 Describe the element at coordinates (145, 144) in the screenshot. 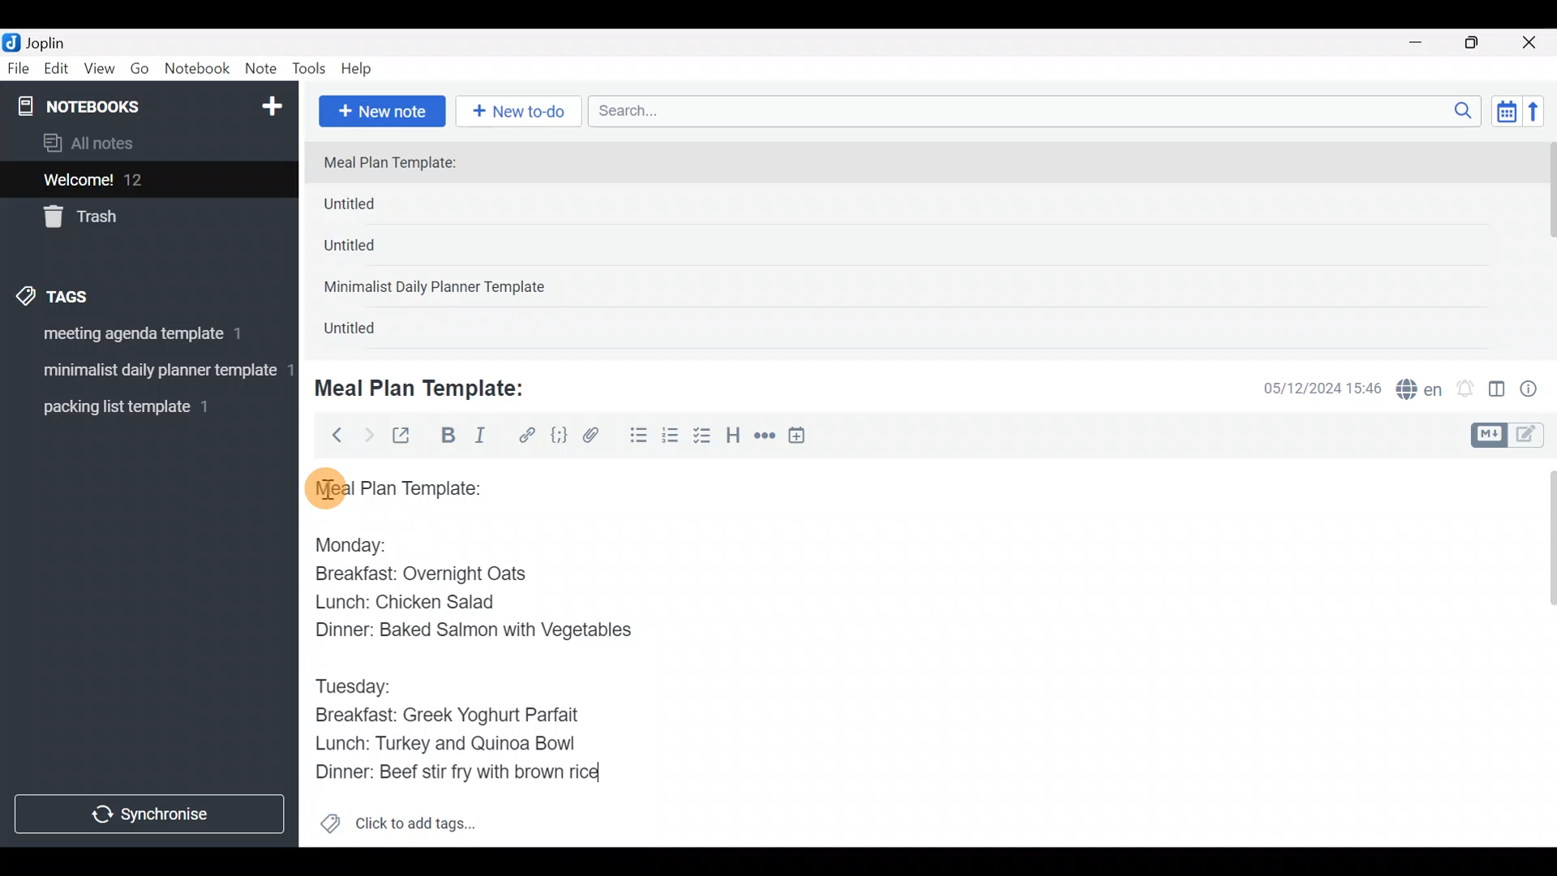

I see `All notes` at that location.